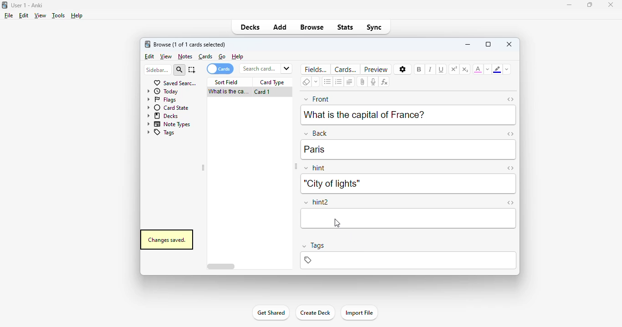 The image size is (622, 327). Describe the element at coordinates (315, 169) in the screenshot. I see `hint` at that location.